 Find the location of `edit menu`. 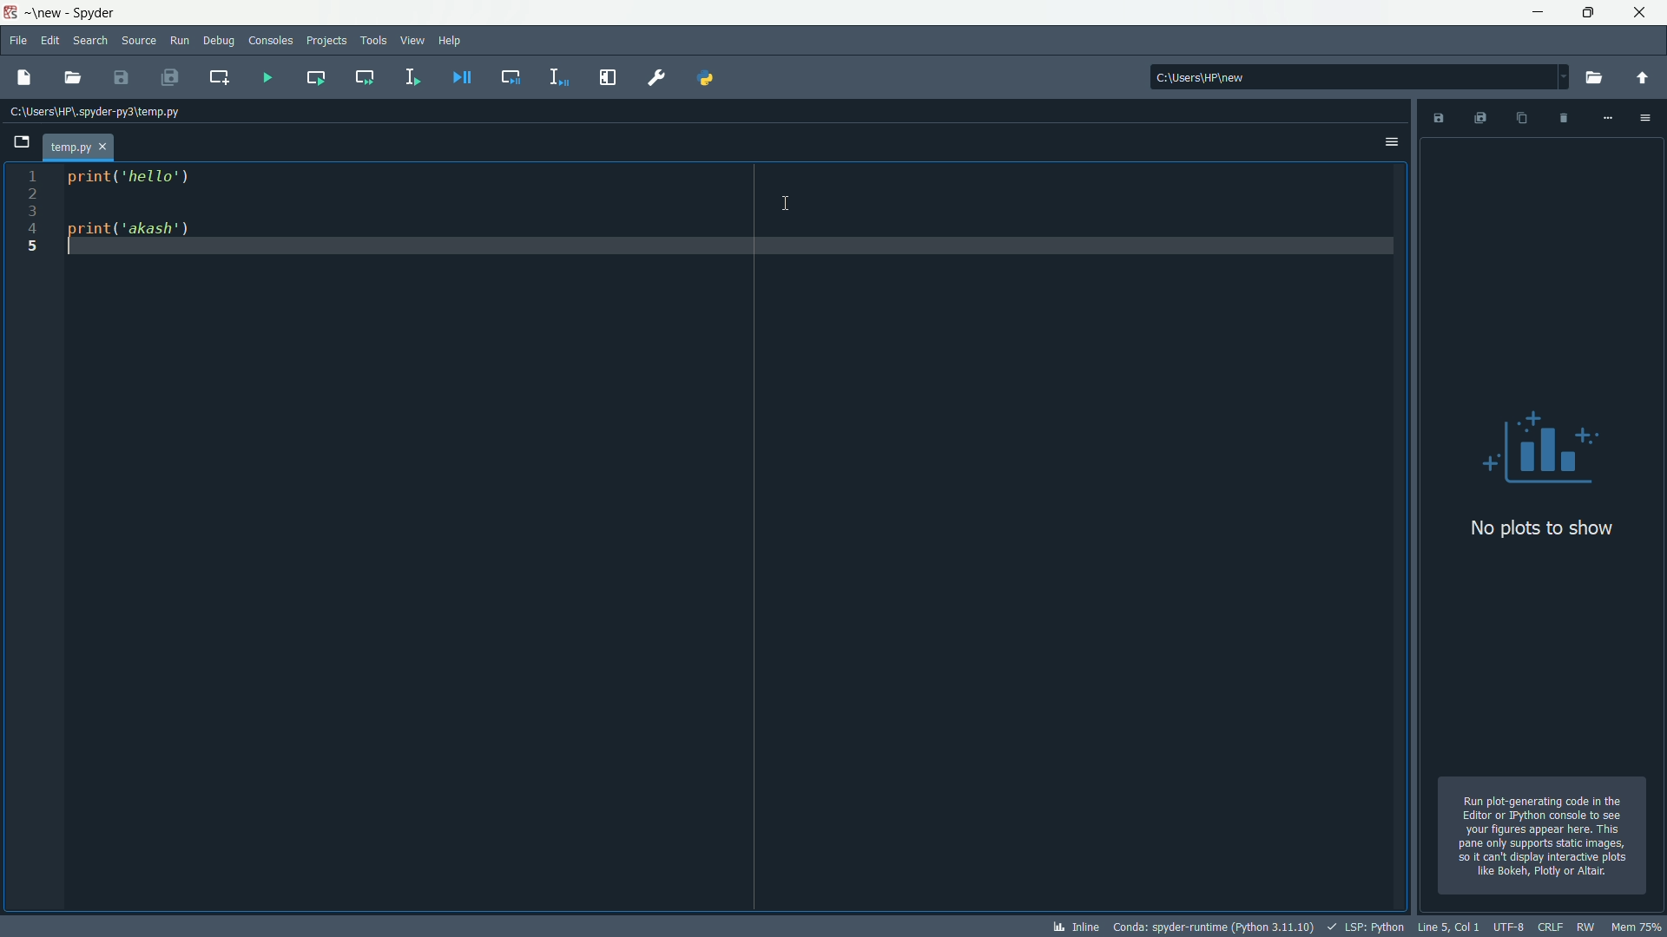

edit menu is located at coordinates (51, 42).